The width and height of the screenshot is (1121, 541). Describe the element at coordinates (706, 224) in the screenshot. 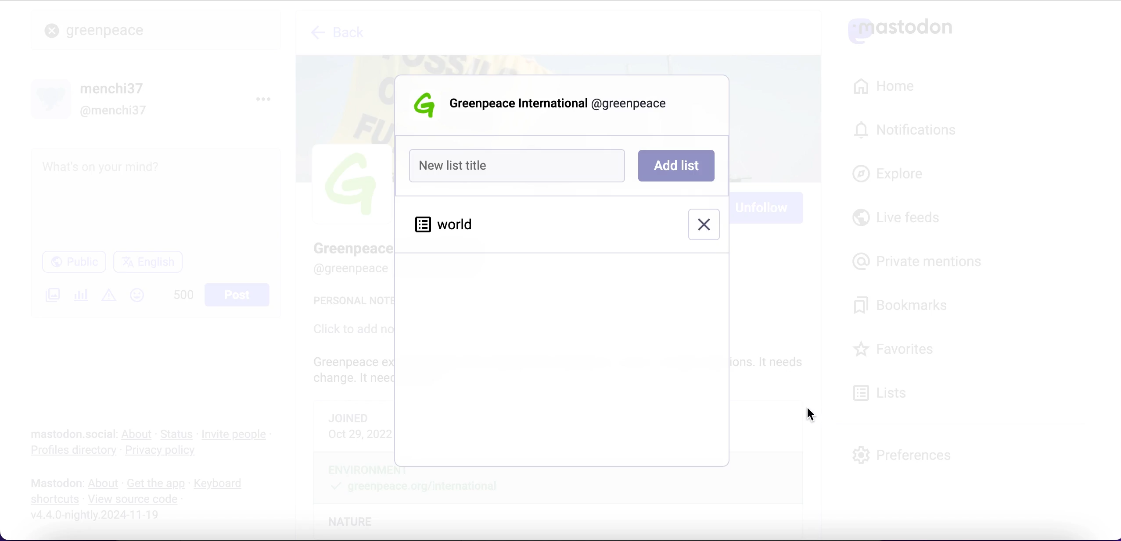

I see `remove` at that location.